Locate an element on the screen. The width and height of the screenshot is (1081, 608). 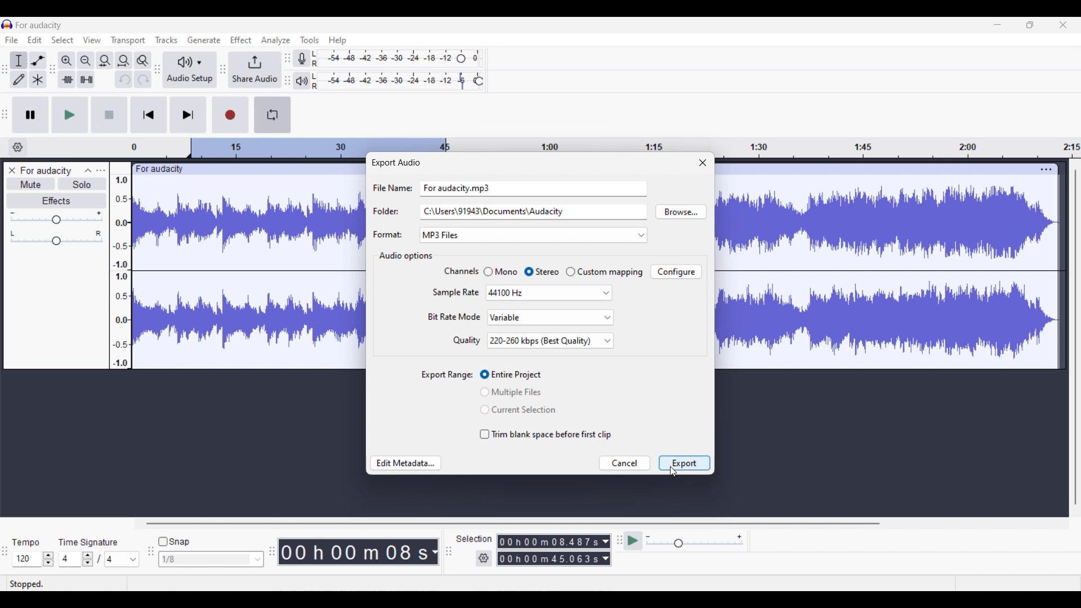
Collapse is located at coordinates (88, 171).